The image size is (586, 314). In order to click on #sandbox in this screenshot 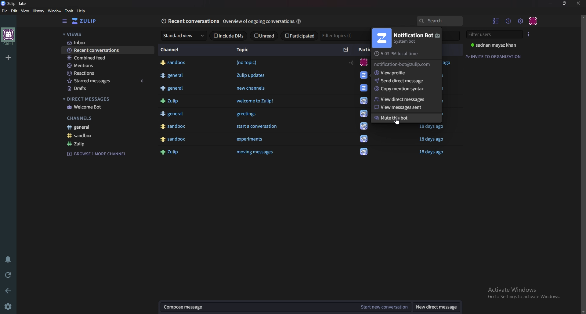, I will do `click(173, 139)`.